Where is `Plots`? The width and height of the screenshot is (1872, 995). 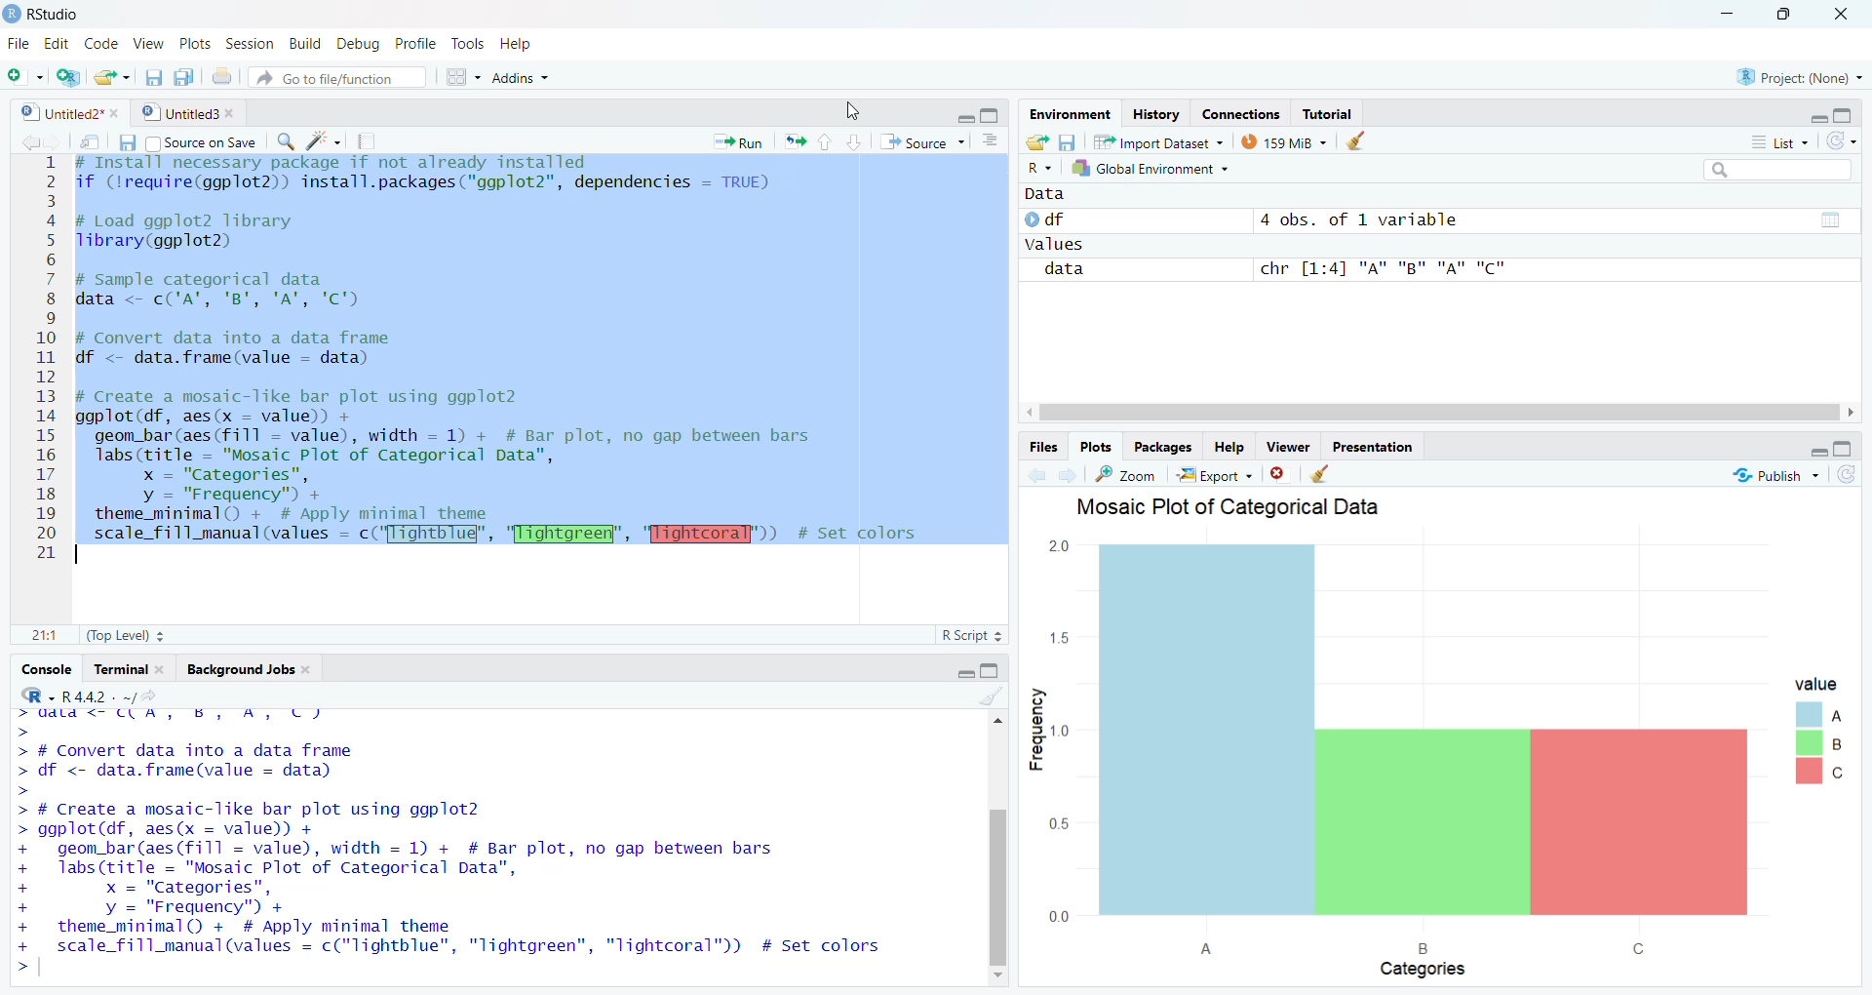
Plots is located at coordinates (192, 43).